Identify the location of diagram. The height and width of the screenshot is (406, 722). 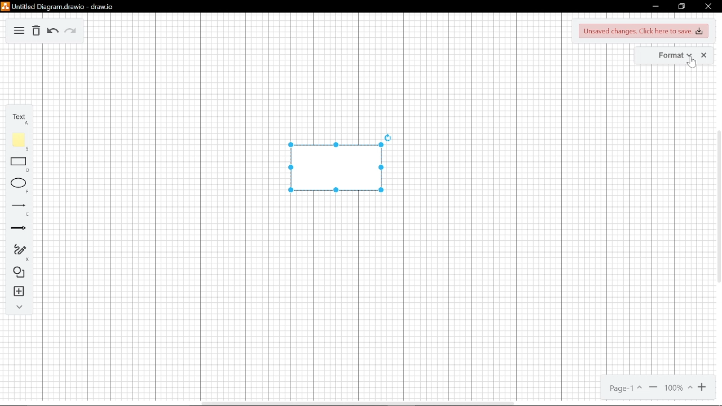
(335, 167).